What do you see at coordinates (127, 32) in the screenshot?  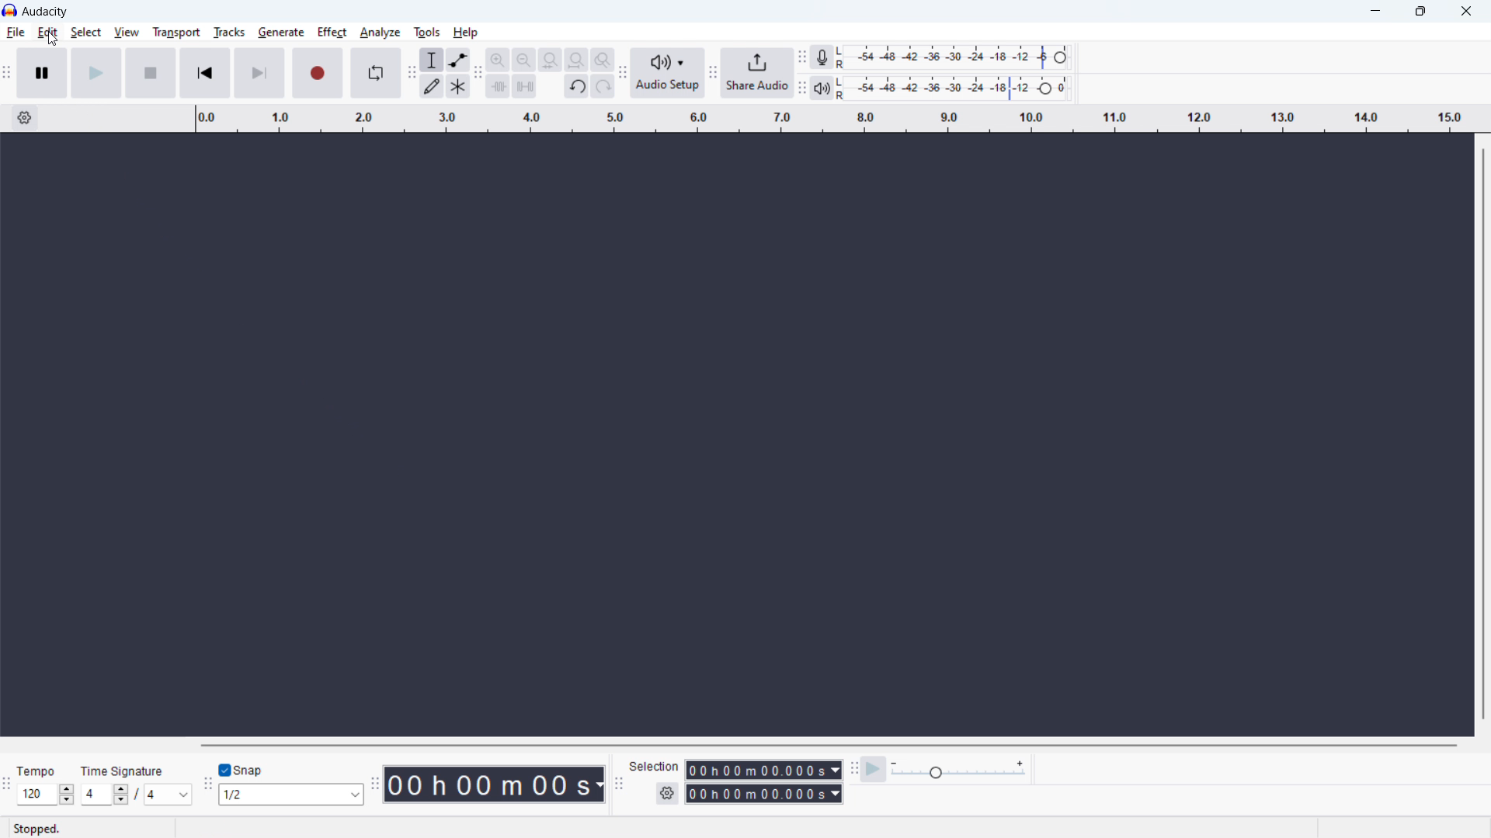 I see `view` at bounding box center [127, 32].